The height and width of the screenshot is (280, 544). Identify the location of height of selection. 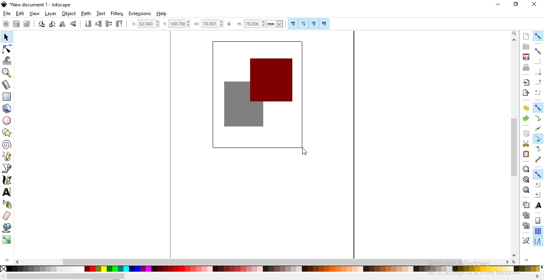
(261, 23).